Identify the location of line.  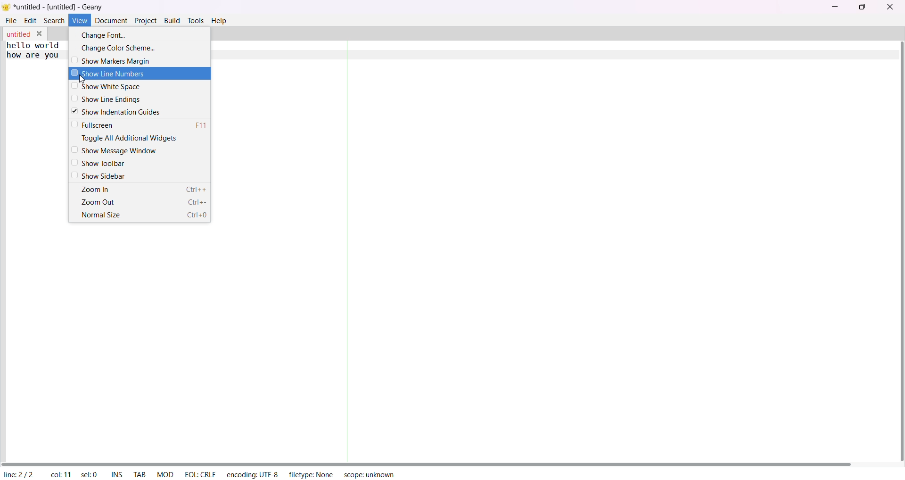
(18, 473).